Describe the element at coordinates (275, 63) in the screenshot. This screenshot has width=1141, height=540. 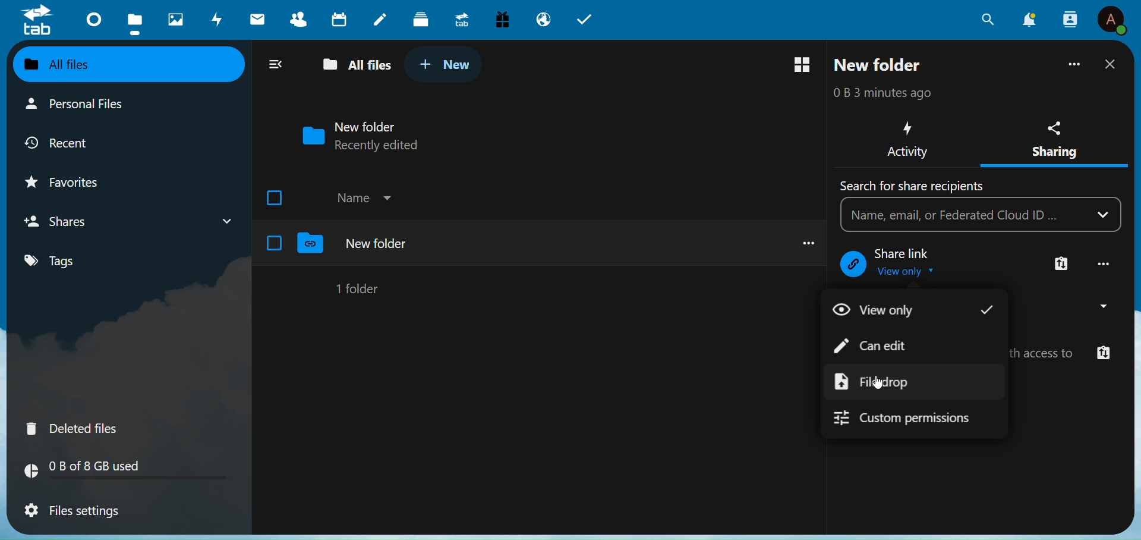
I see `Close Navigation` at that location.